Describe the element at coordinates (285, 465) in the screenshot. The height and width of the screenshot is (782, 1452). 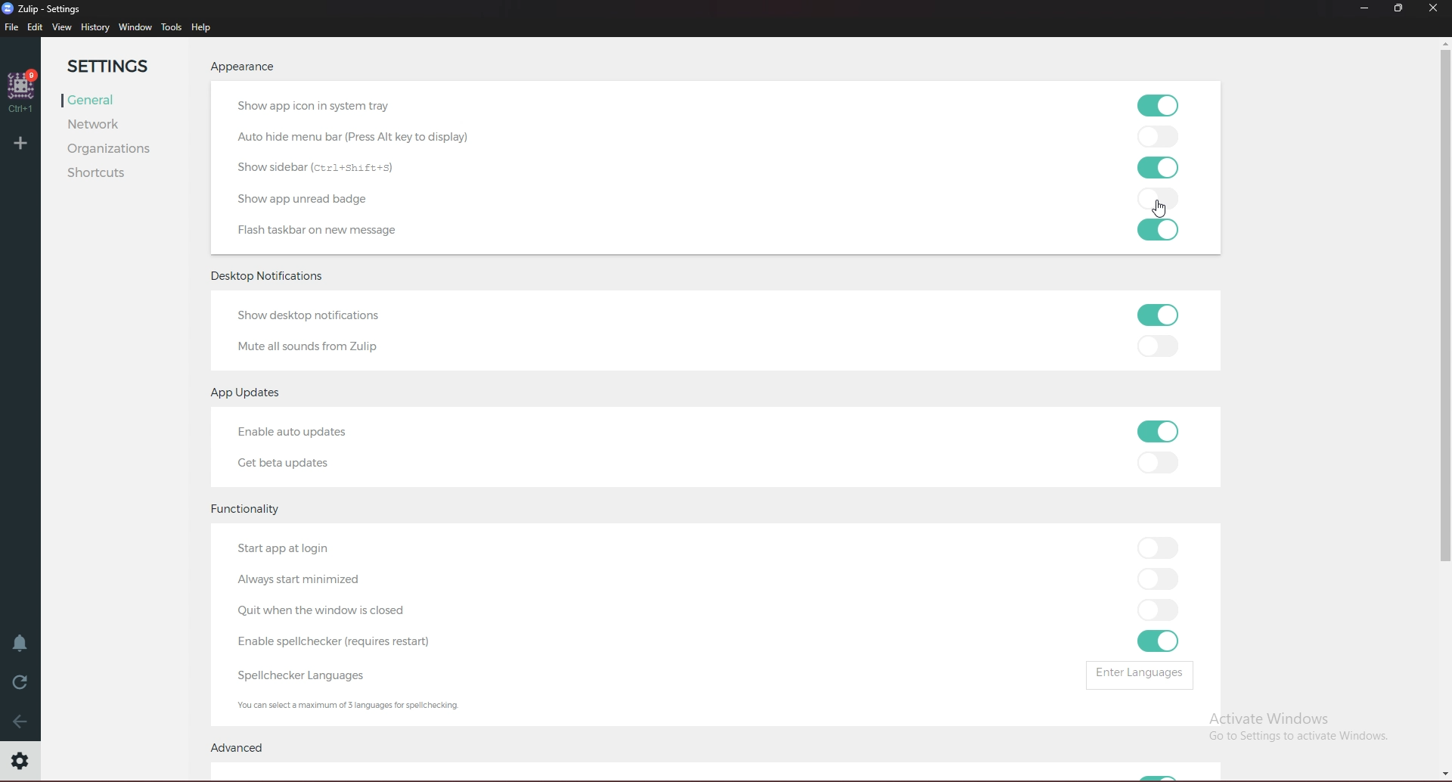
I see `Get beta updates` at that location.